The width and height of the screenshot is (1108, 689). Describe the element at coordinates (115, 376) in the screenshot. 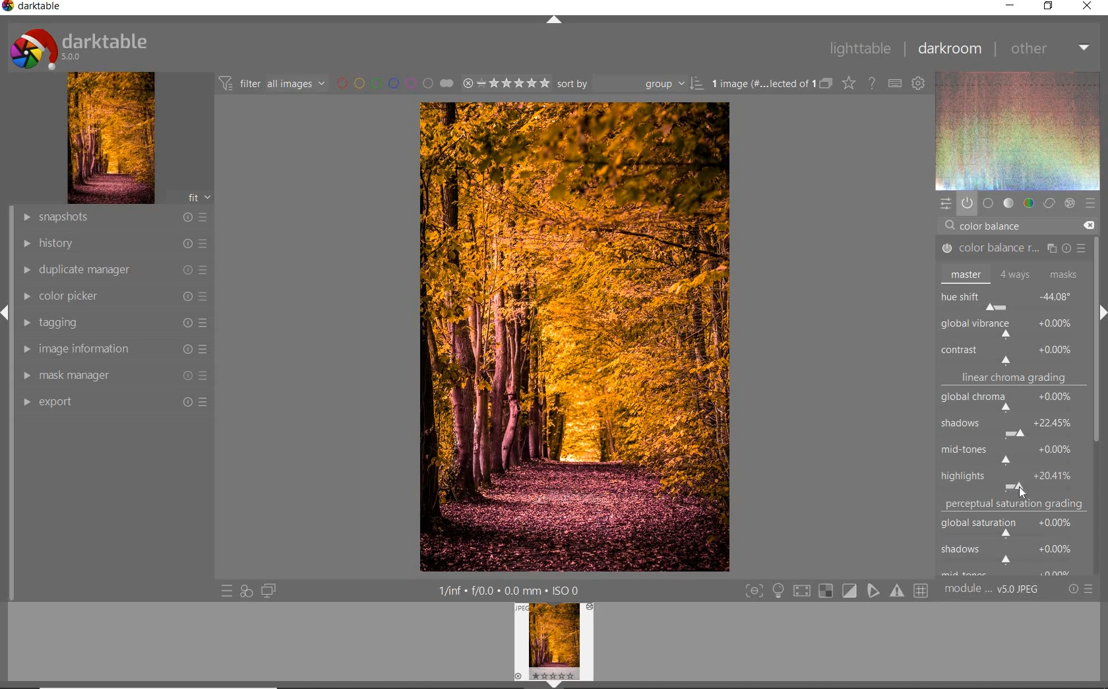

I see `mask manager` at that location.